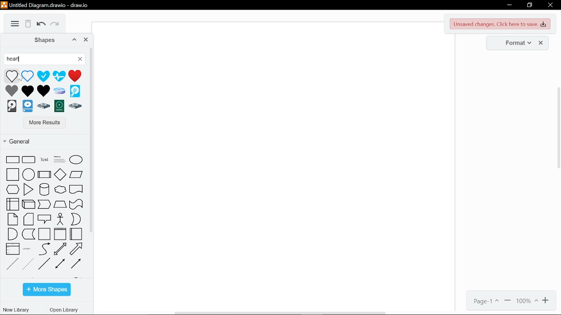 Image resolution: width=561 pixels, height=315 pixels. Describe the element at coordinates (15, 24) in the screenshot. I see `diagram` at that location.